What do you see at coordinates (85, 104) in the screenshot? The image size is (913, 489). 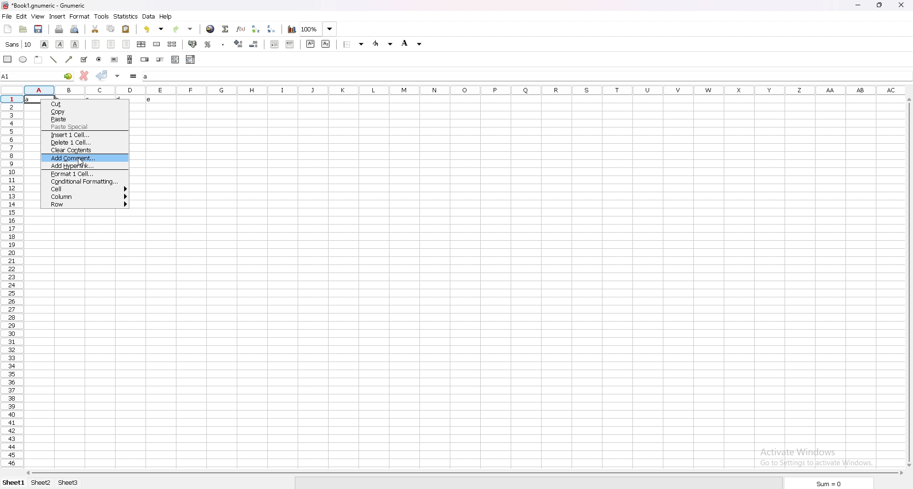 I see `cut` at bounding box center [85, 104].